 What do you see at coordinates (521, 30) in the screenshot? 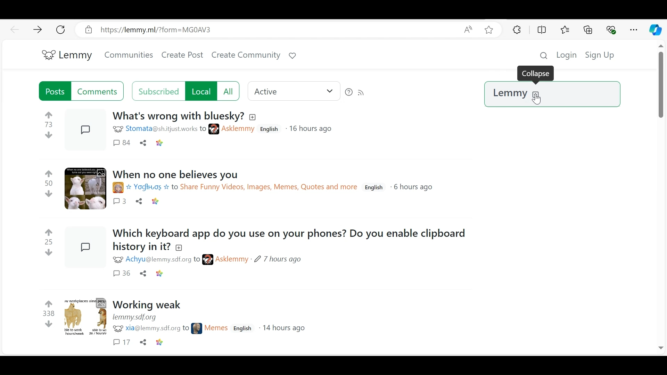
I see `Extensions` at bounding box center [521, 30].